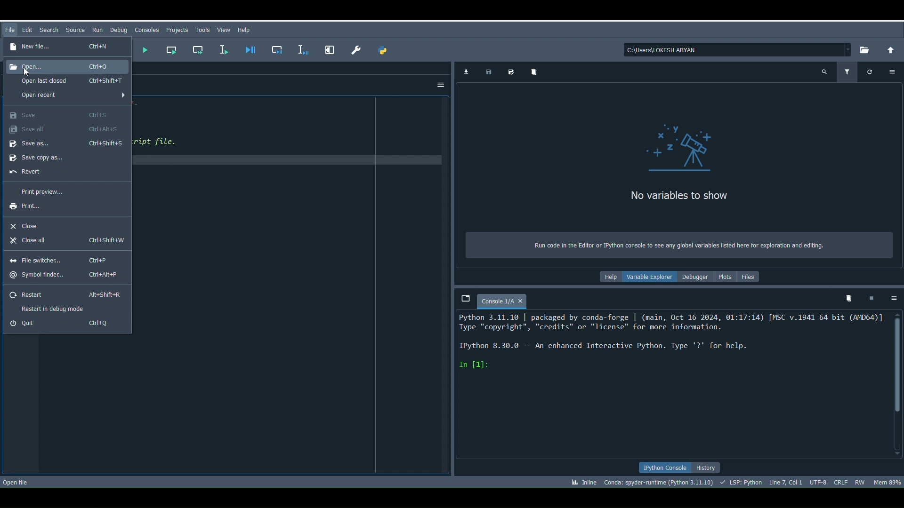 The image size is (904, 508). I want to click on Close all, so click(64, 241).